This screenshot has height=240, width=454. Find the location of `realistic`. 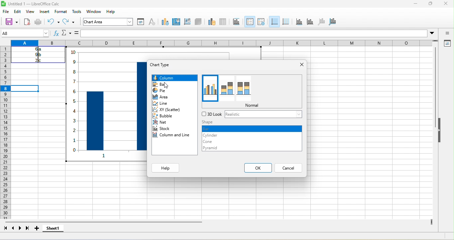

realistic is located at coordinates (264, 115).